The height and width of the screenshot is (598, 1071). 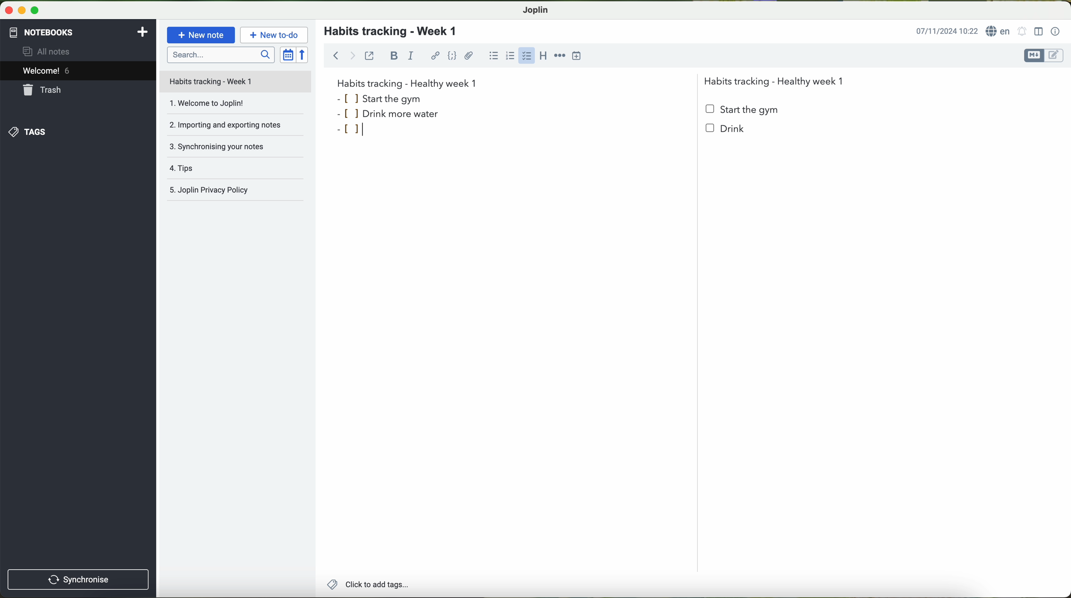 What do you see at coordinates (369, 55) in the screenshot?
I see `toggle external editing` at bounding box center [369, 55].